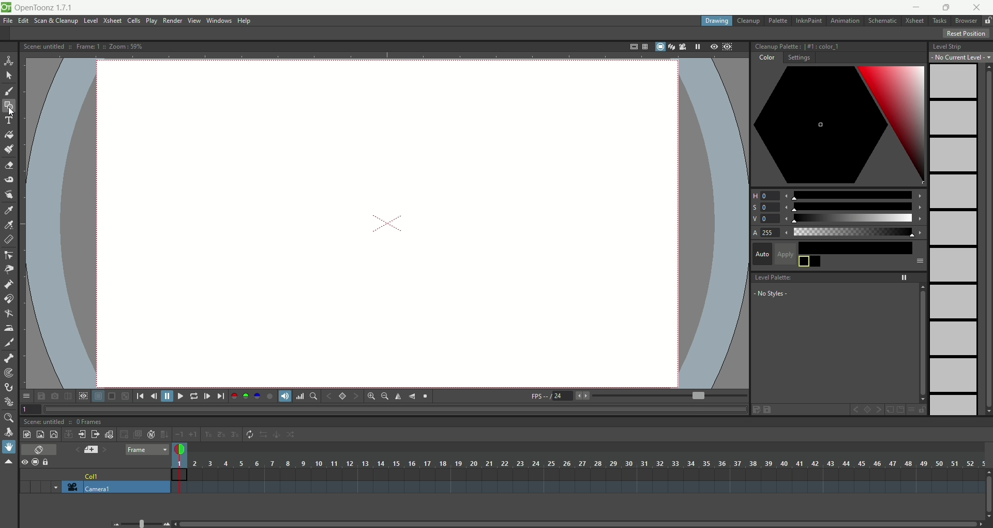 The image size is (993, 528). Describe the element at coordinates (10, 225) in the screenshot. I see `RGB picker` at that location.